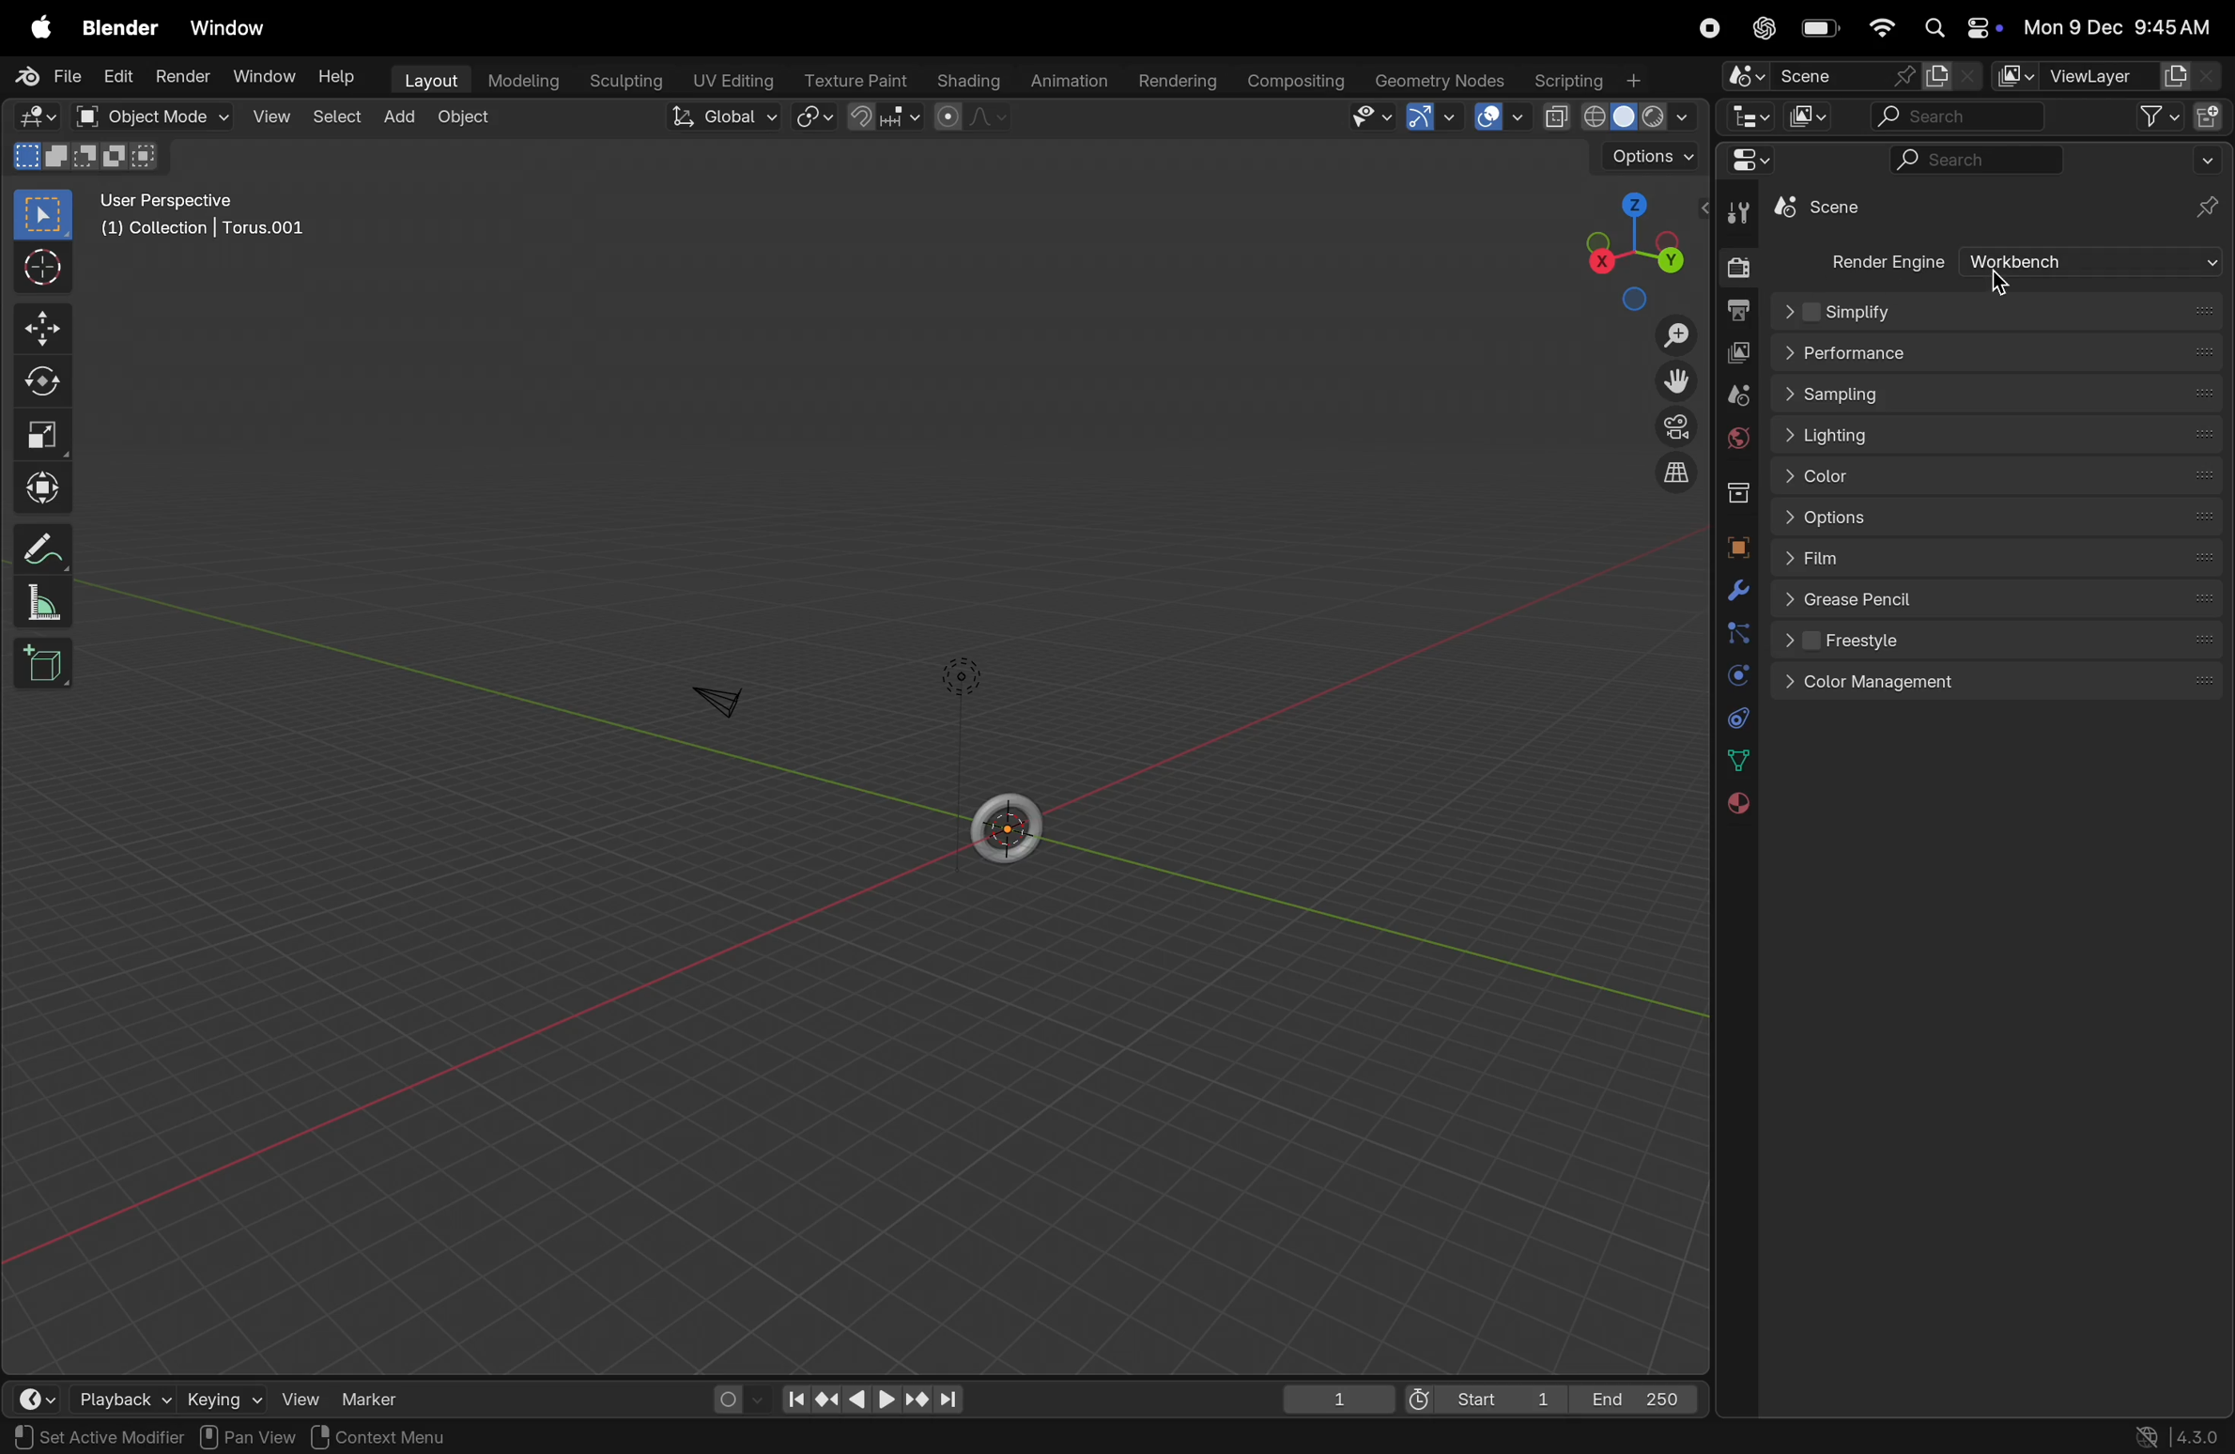 The height and width of the screenshot is (1454, 2235). What do you see at coordinates (1996, 354) in the screenshot?
I see `performance` at bounding box center [1996, 354].